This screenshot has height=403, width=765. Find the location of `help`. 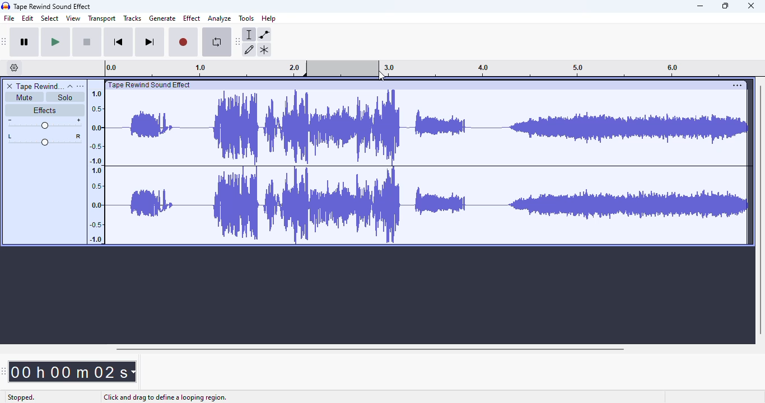

help is located at coordinates (269, 18).